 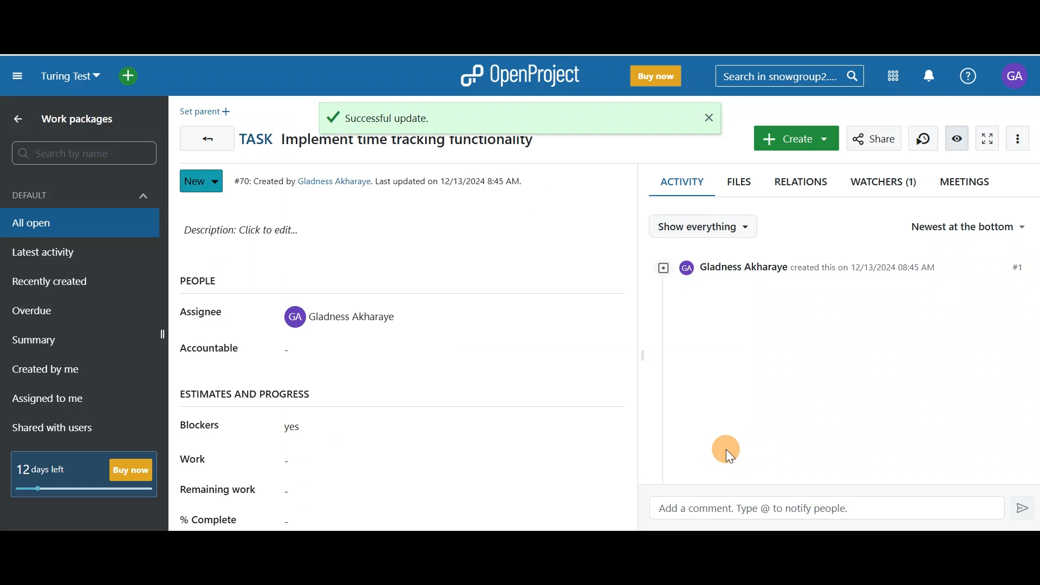 What do you see at coordinates (706, 117) in the screenshot?
I see `Clear` at bounding box center [706, 117].